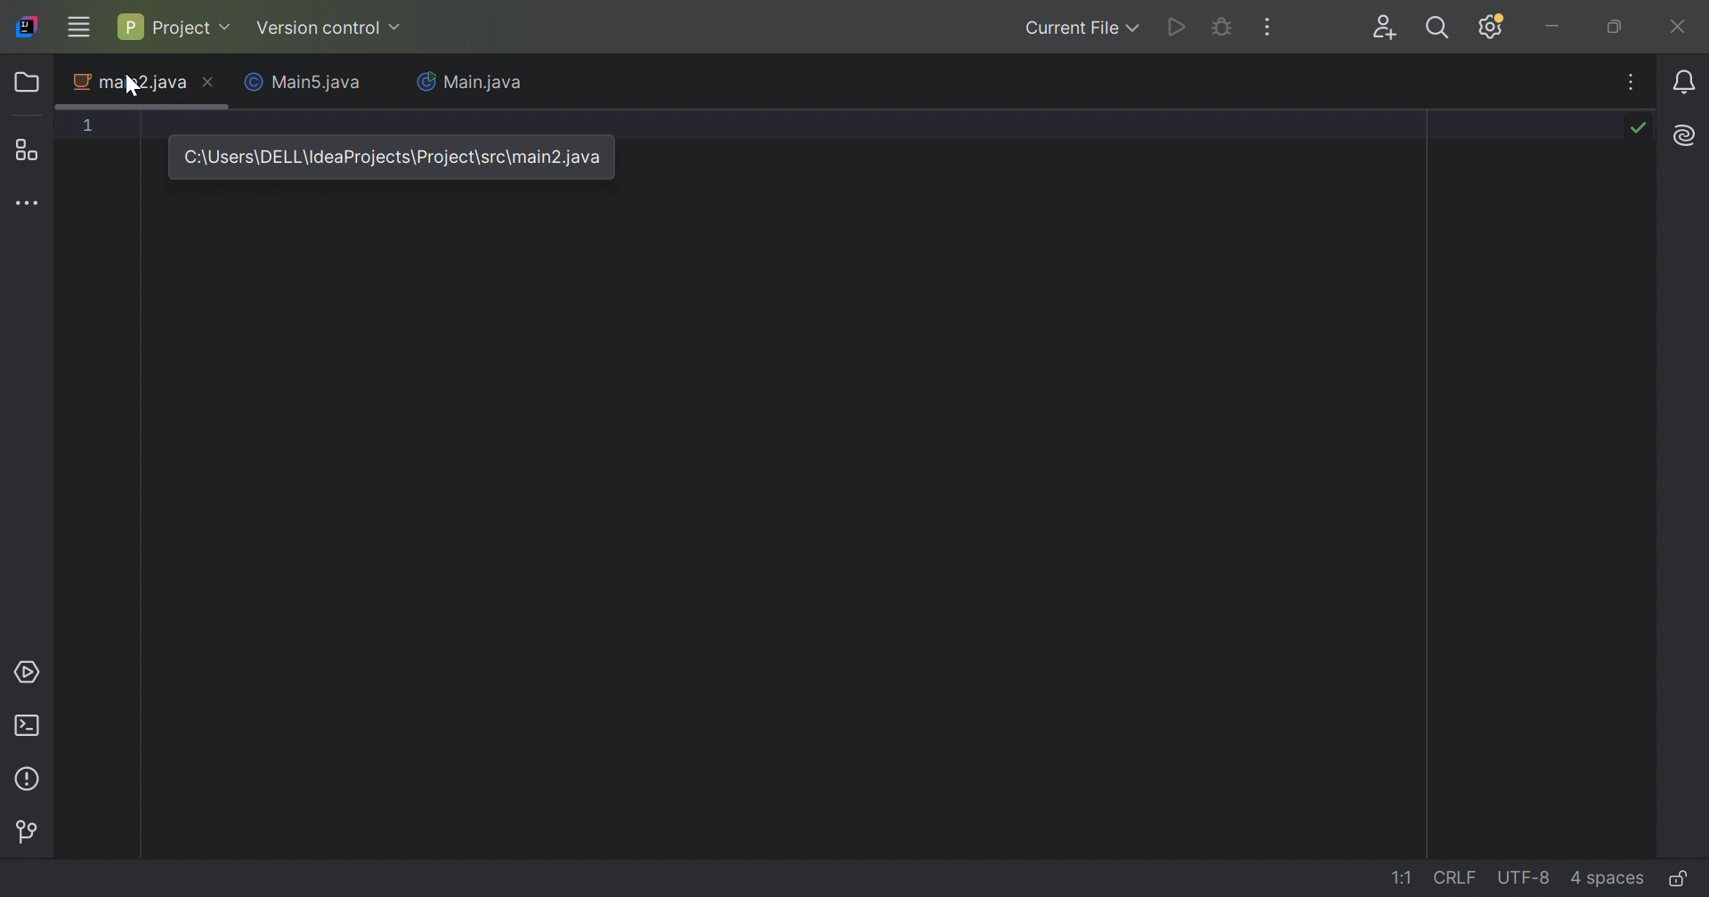  I want to click on , so click(26, 832).